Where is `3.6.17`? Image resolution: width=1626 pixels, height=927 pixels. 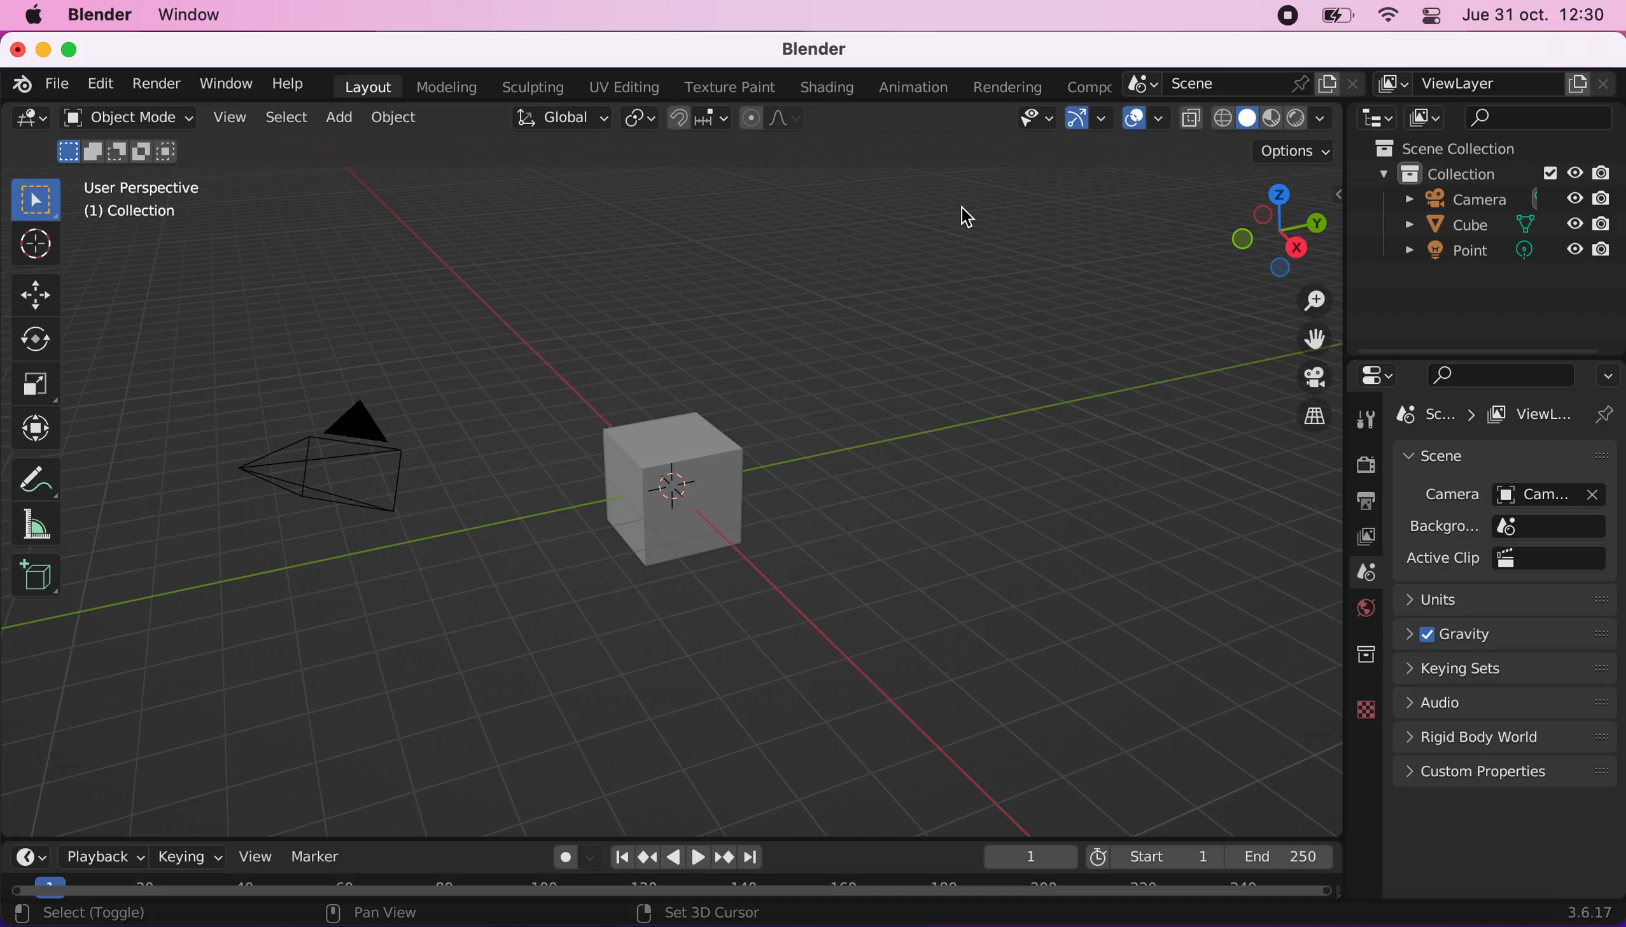 3.6.17 is located at coordinates (1591, 913).